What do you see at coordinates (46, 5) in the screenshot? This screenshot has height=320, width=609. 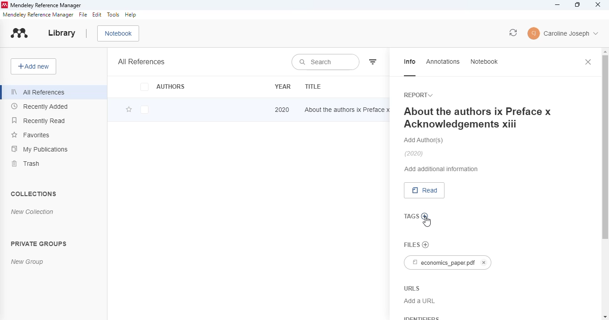 I see `mendeley reference manager` at bounding box center [46, 5].